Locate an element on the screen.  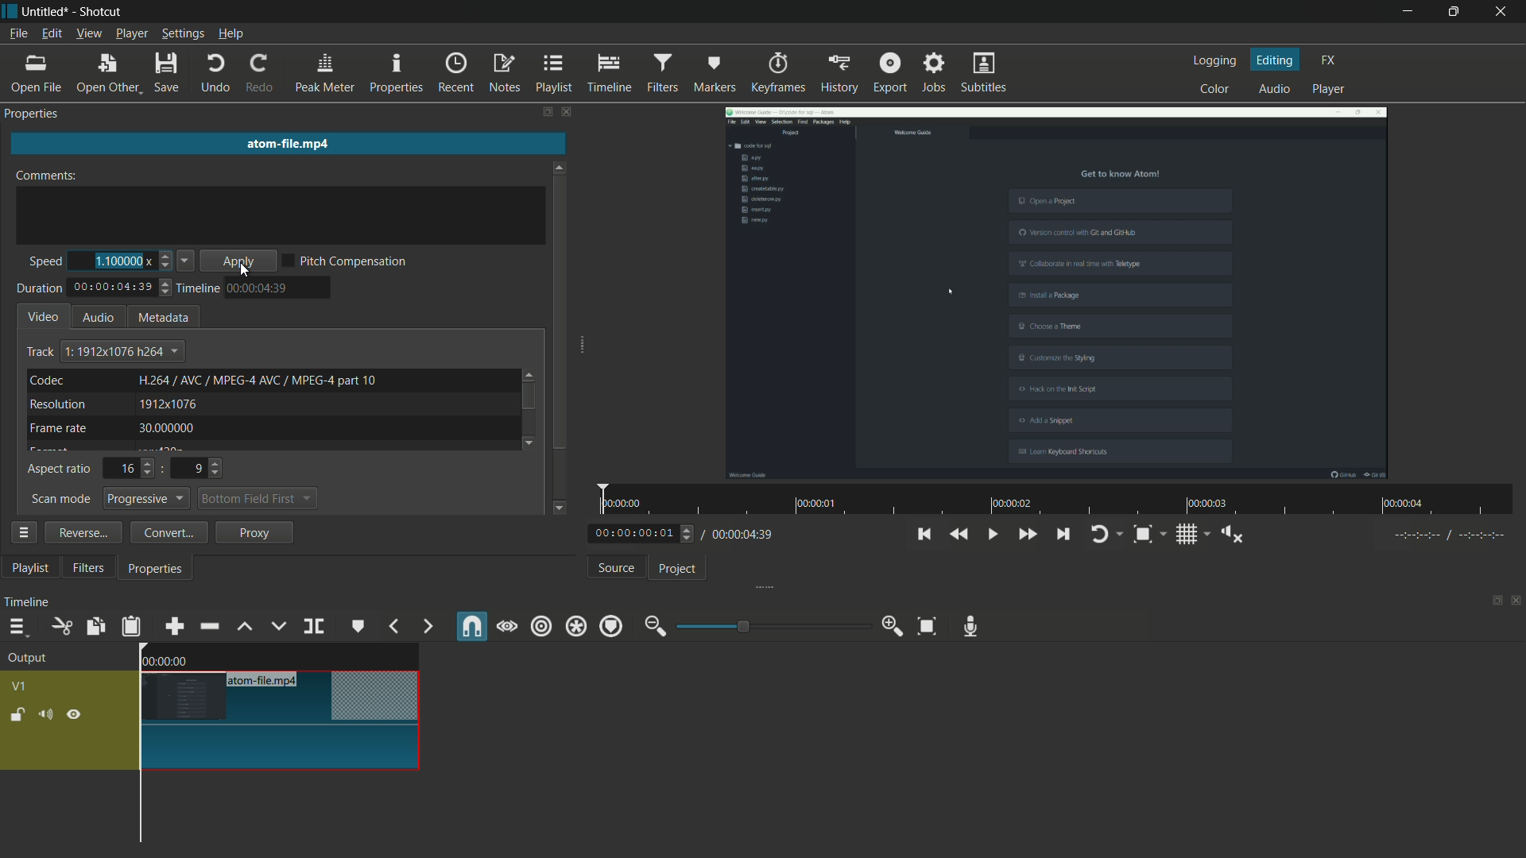
snap is located at coordinates (469, 626).